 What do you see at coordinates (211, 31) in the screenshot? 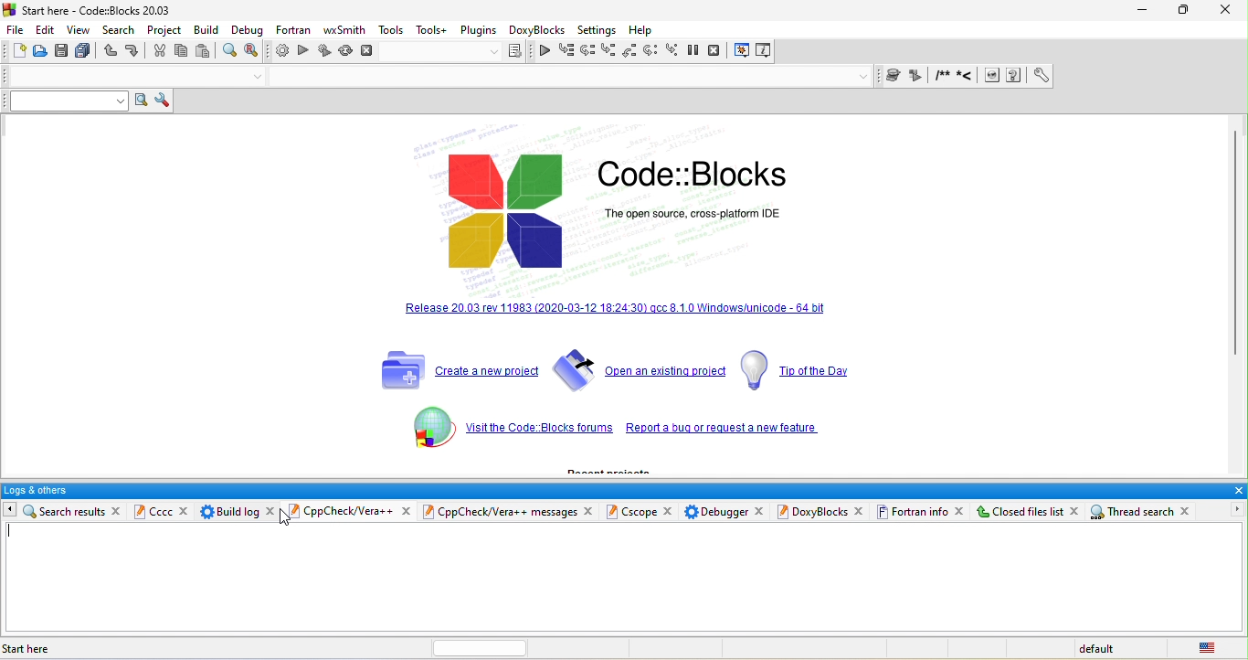
I see `build` at bounding box center [211, 31].